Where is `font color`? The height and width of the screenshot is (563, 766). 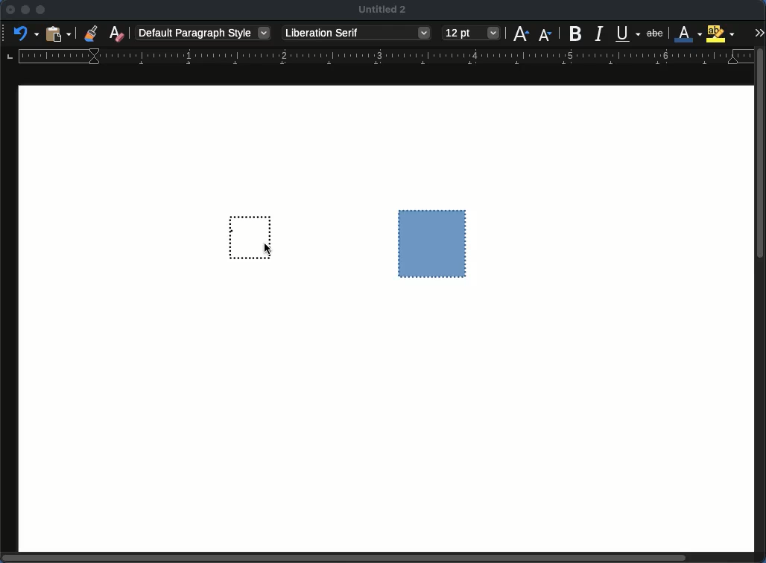 font color is located at coordinates (689, 34).